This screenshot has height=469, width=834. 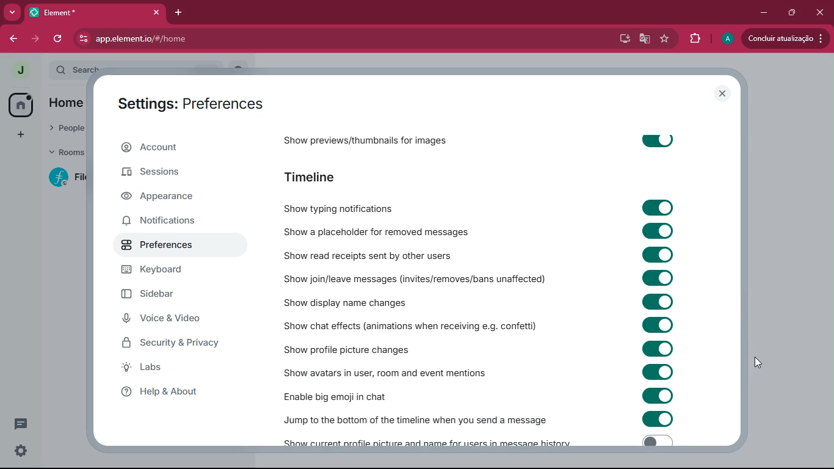 What do you see at coordinates (15, 70) in the screenshot?
I see `j` at bounding box center [15, 70].